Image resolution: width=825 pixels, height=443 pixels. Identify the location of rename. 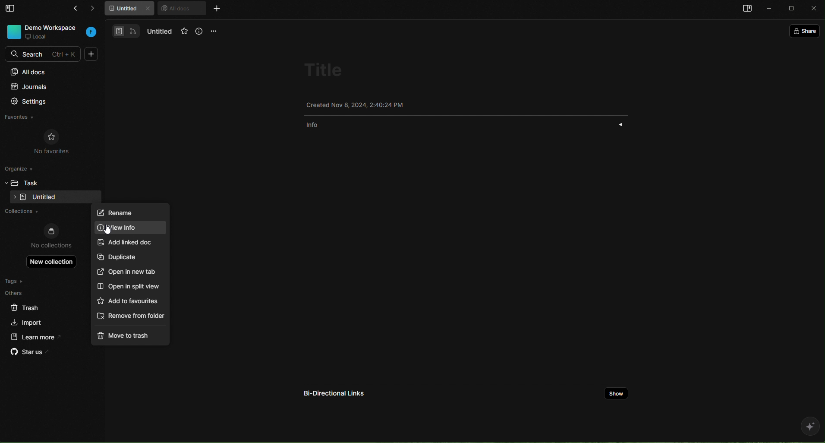
(126, 212).